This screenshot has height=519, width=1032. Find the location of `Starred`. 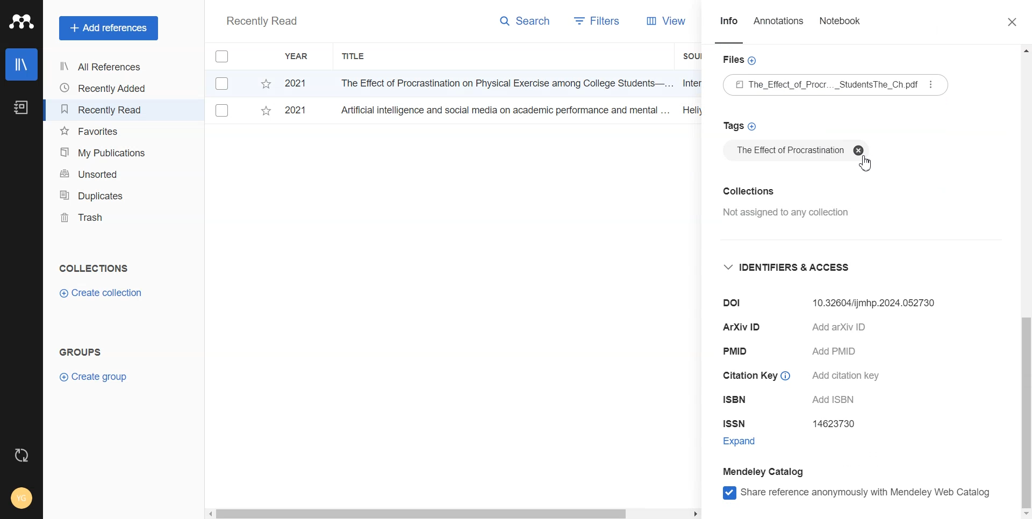

Starred is located at coordinates (266, 113).